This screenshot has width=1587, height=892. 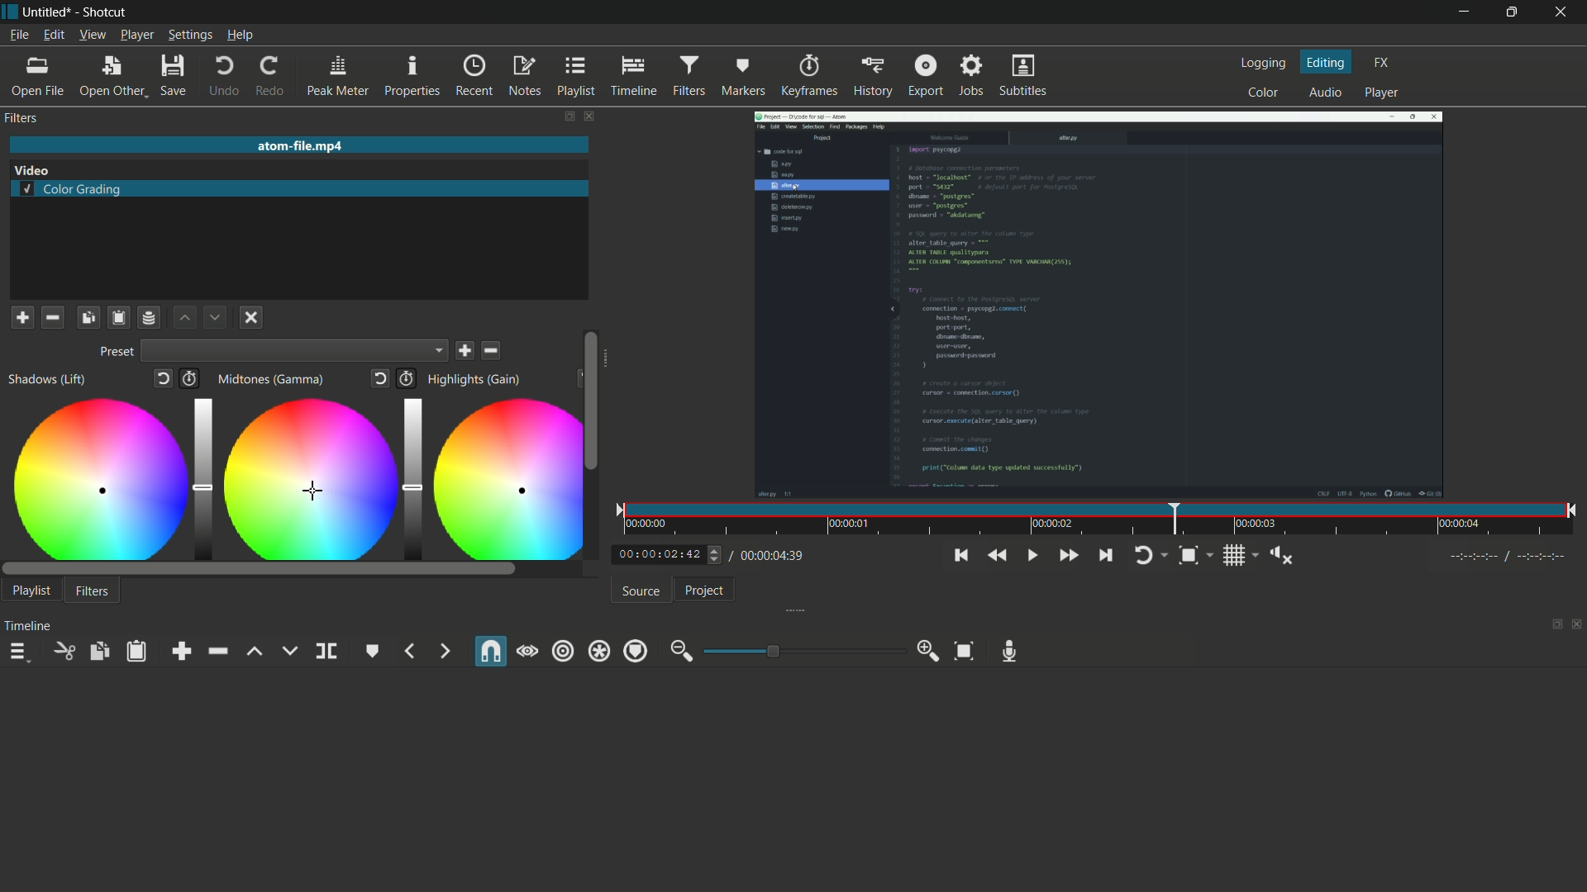 I want to click on adjustment circle, so click(x=502, y=478).